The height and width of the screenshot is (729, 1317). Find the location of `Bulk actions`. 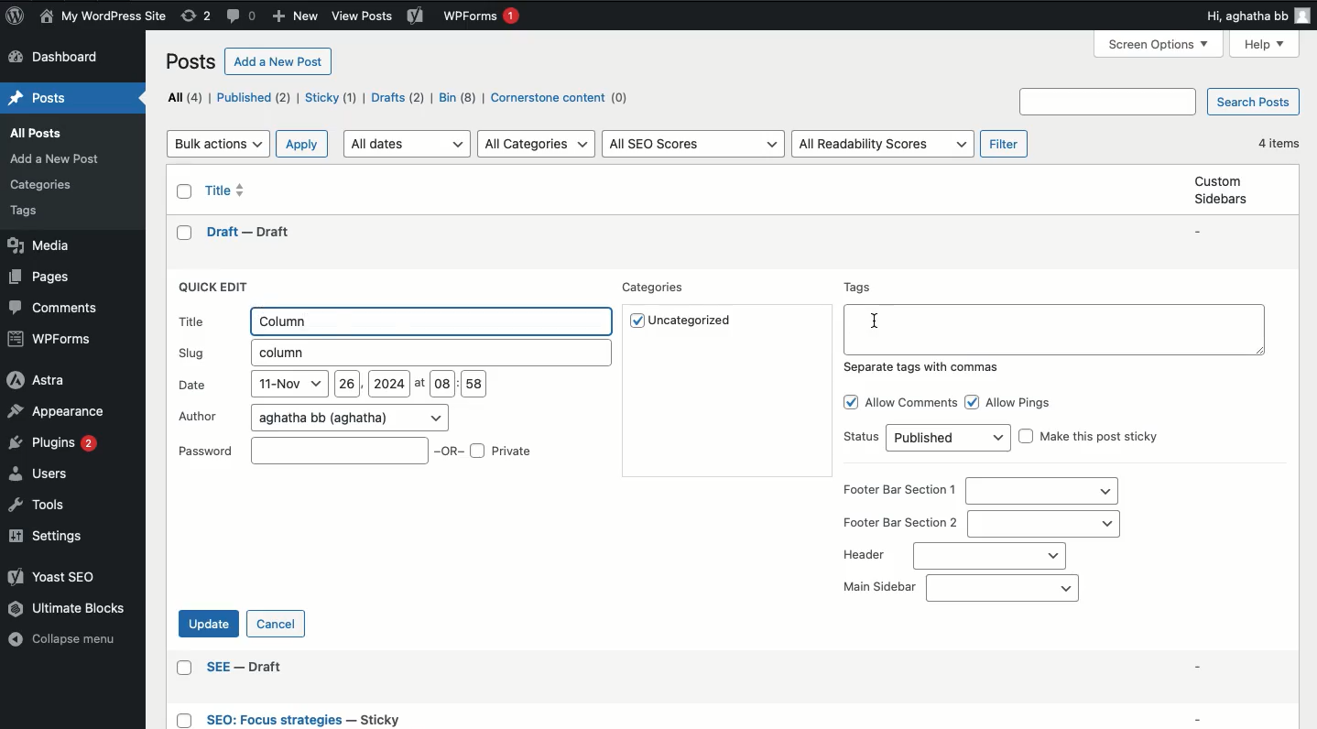

Bulk actions is located at coordinates (218, 143).